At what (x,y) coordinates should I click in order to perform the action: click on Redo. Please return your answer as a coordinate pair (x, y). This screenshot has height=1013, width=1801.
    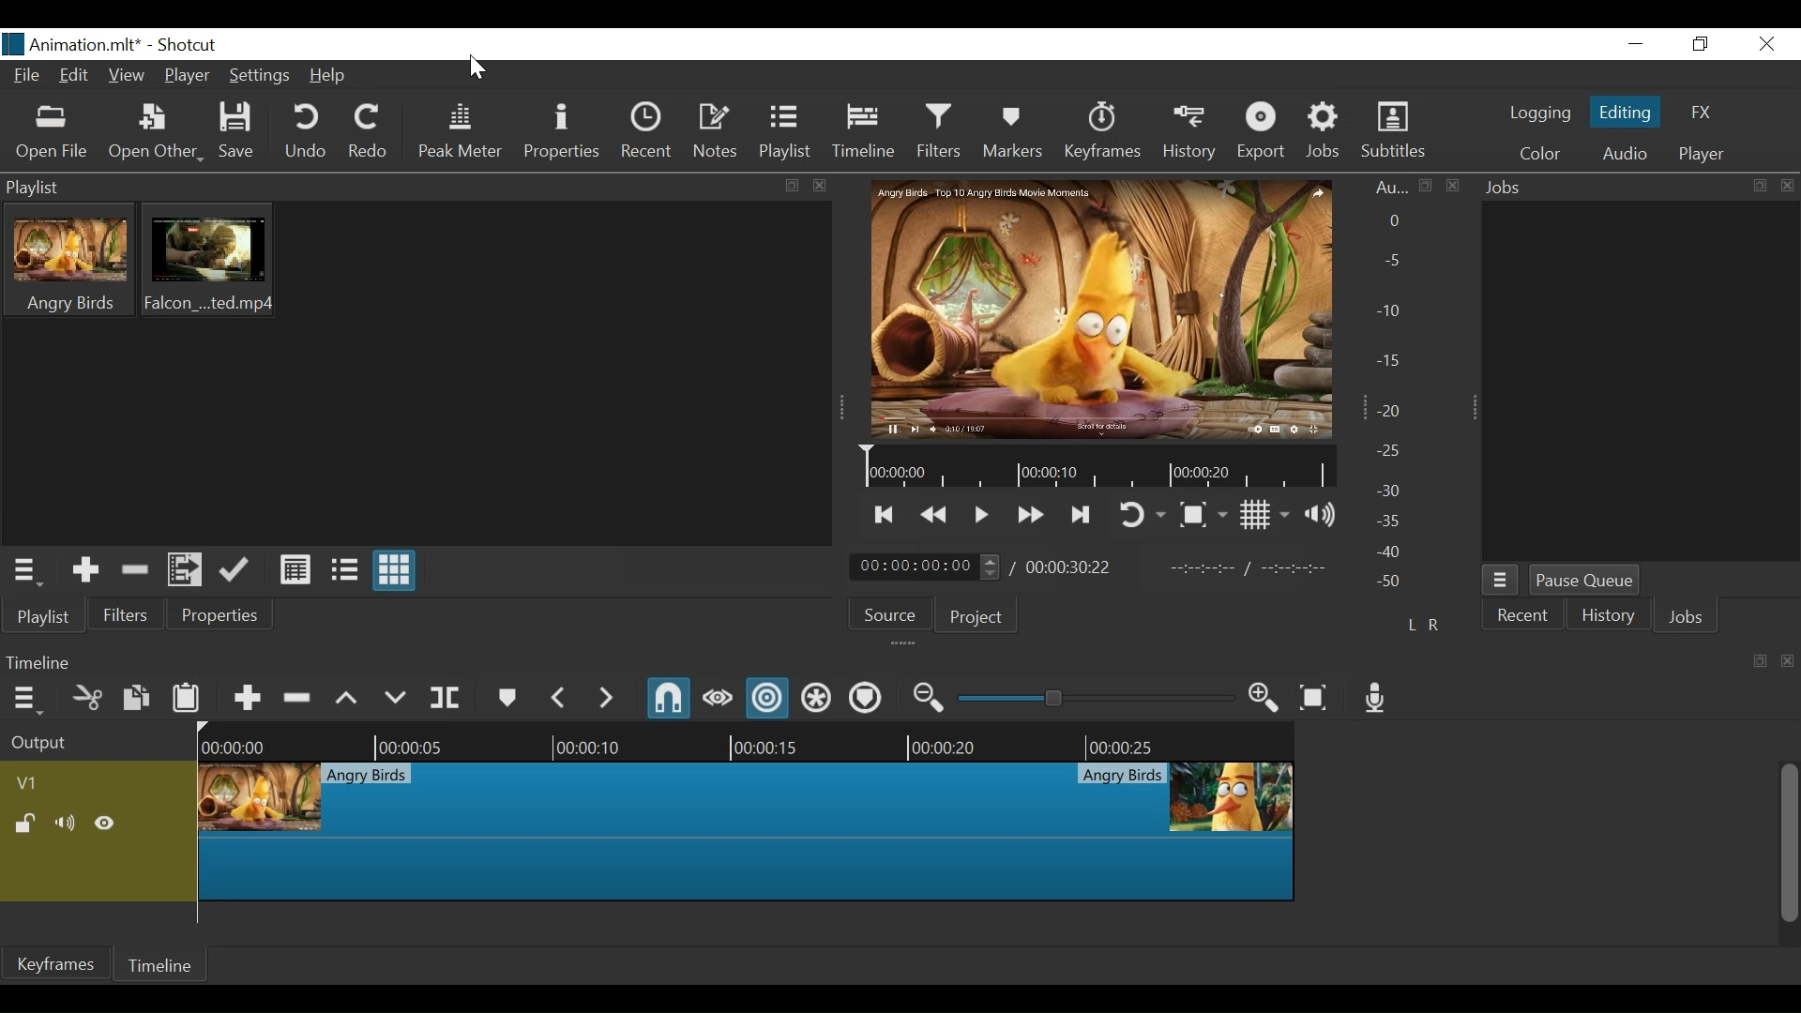
    Looking at the image, I should click on (371, 133).